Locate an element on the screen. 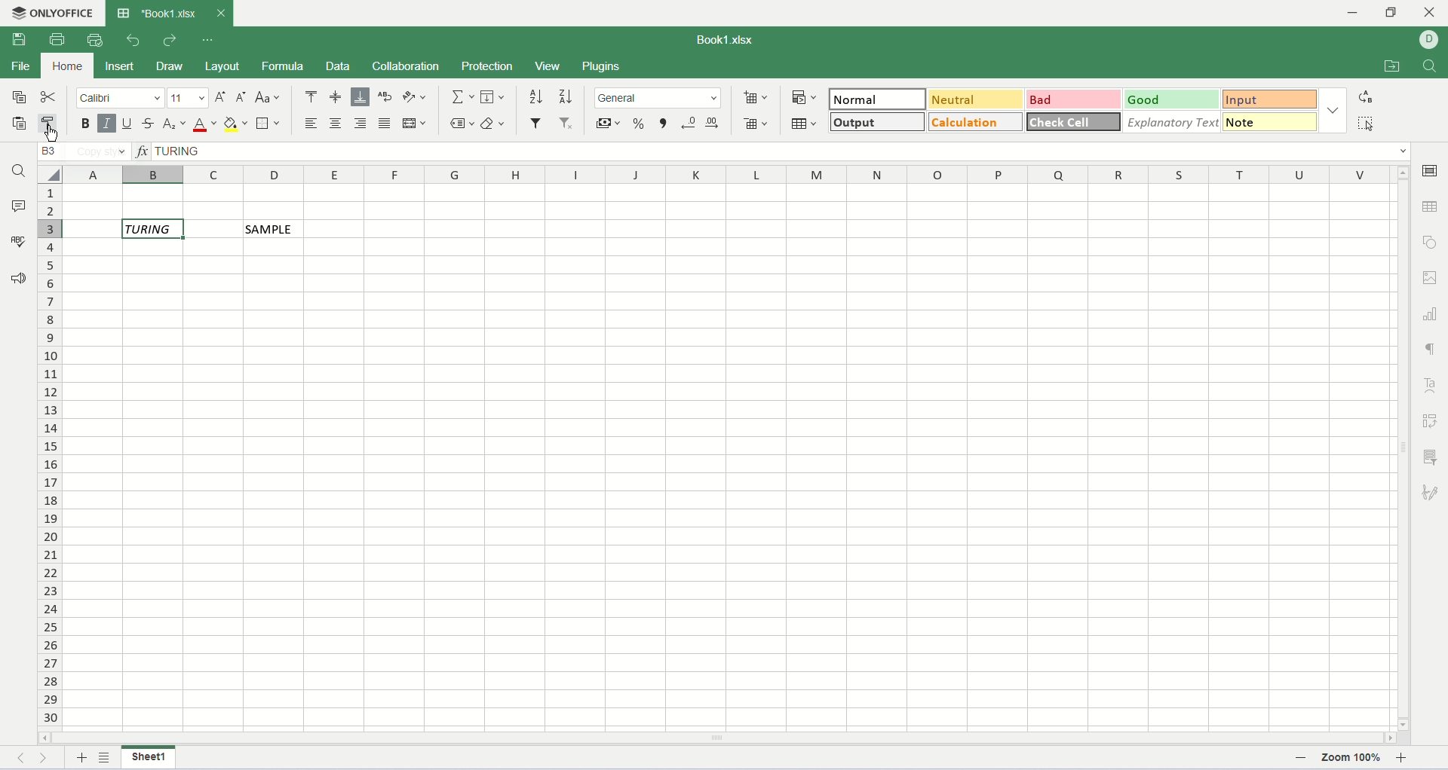 This screenshot has width=1448, height=770. list of sheets is located at coordinates (106, 757).